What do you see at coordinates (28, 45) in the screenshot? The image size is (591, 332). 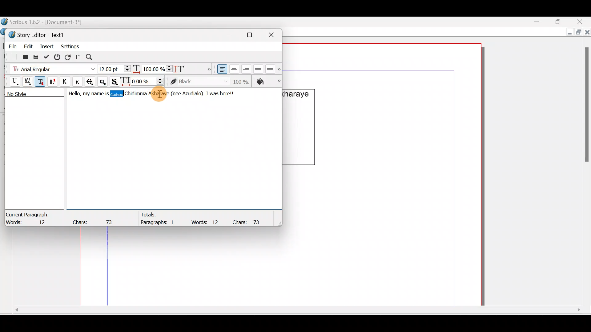 I see `Edit ` at bounding box center [28, 45].